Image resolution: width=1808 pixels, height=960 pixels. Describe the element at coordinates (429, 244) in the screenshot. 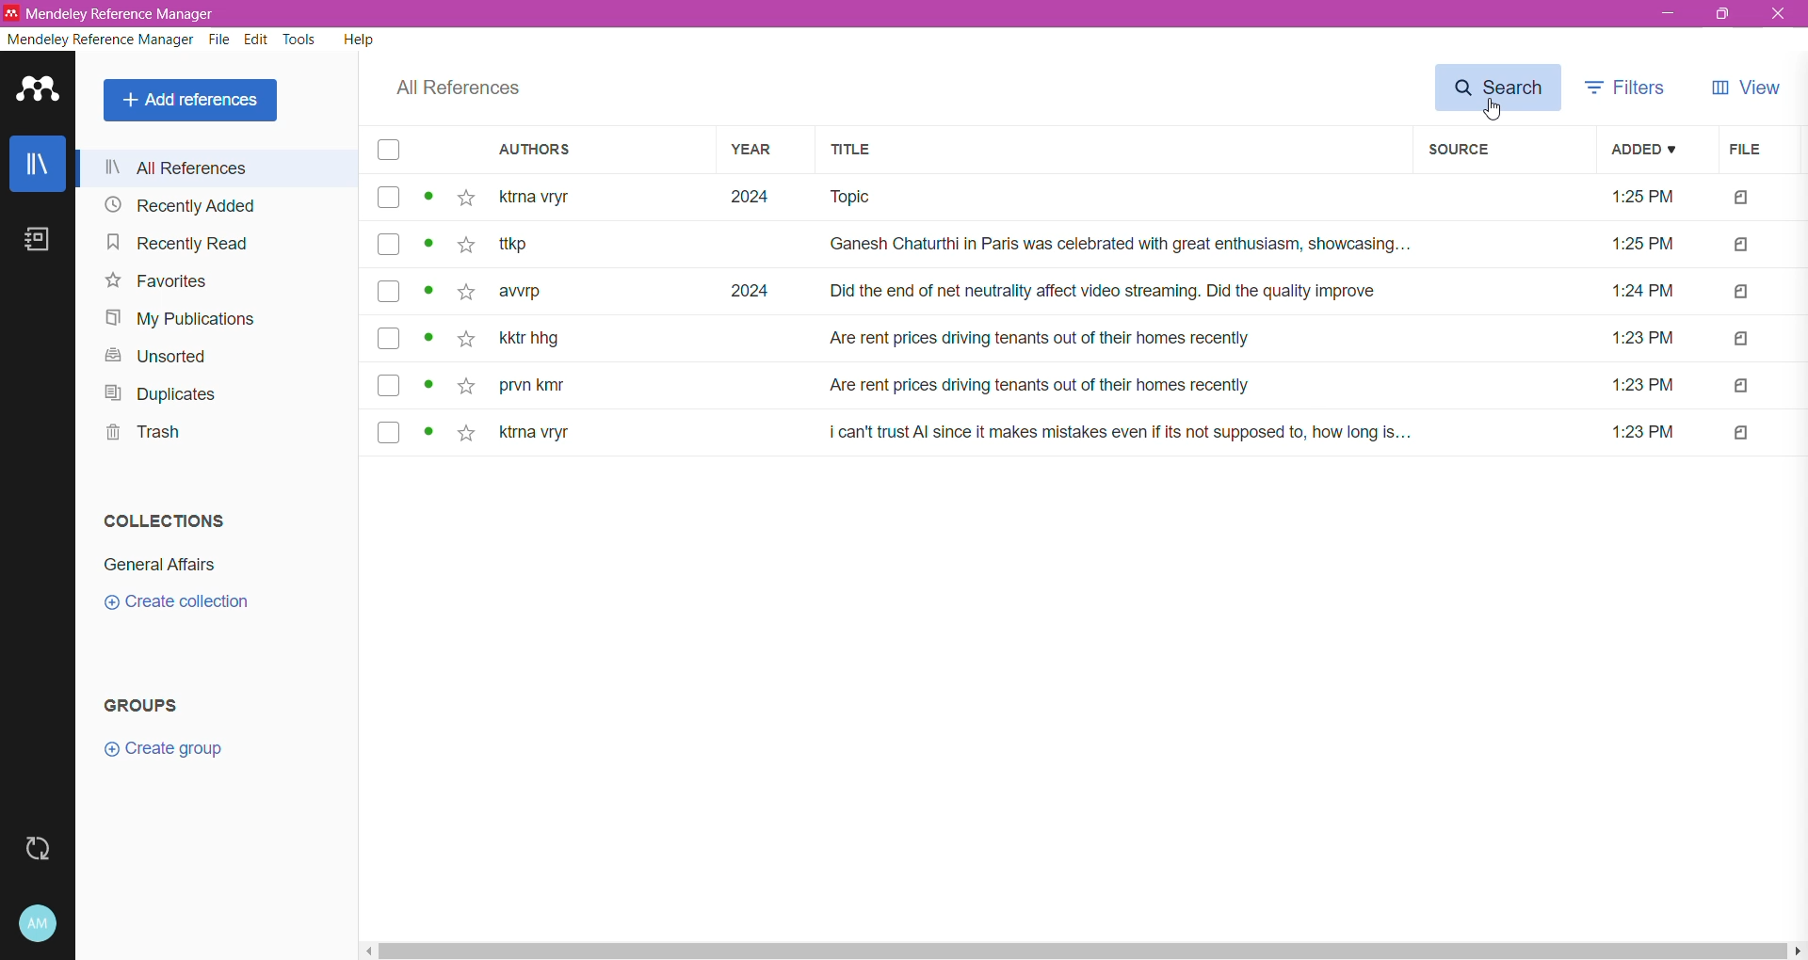

I see `view status of the file` at that location.